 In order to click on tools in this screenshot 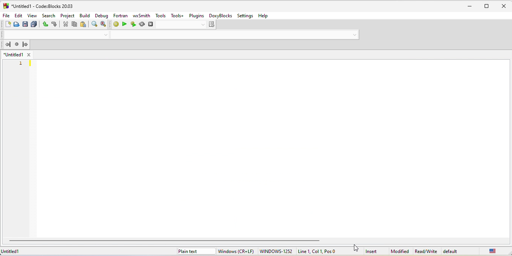, I will do `click(160, 15)`.